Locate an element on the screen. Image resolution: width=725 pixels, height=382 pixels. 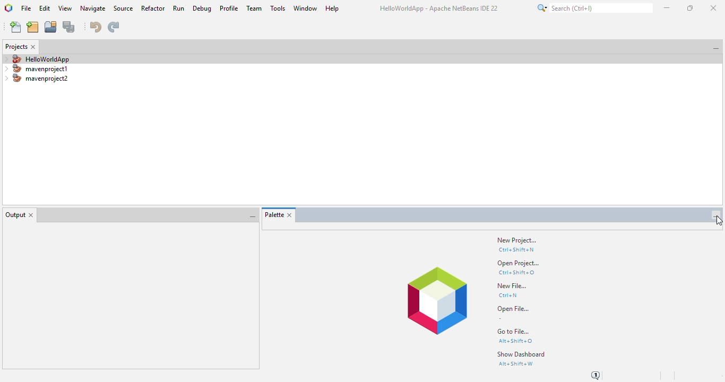
tools is located at coordinates (278, 8).